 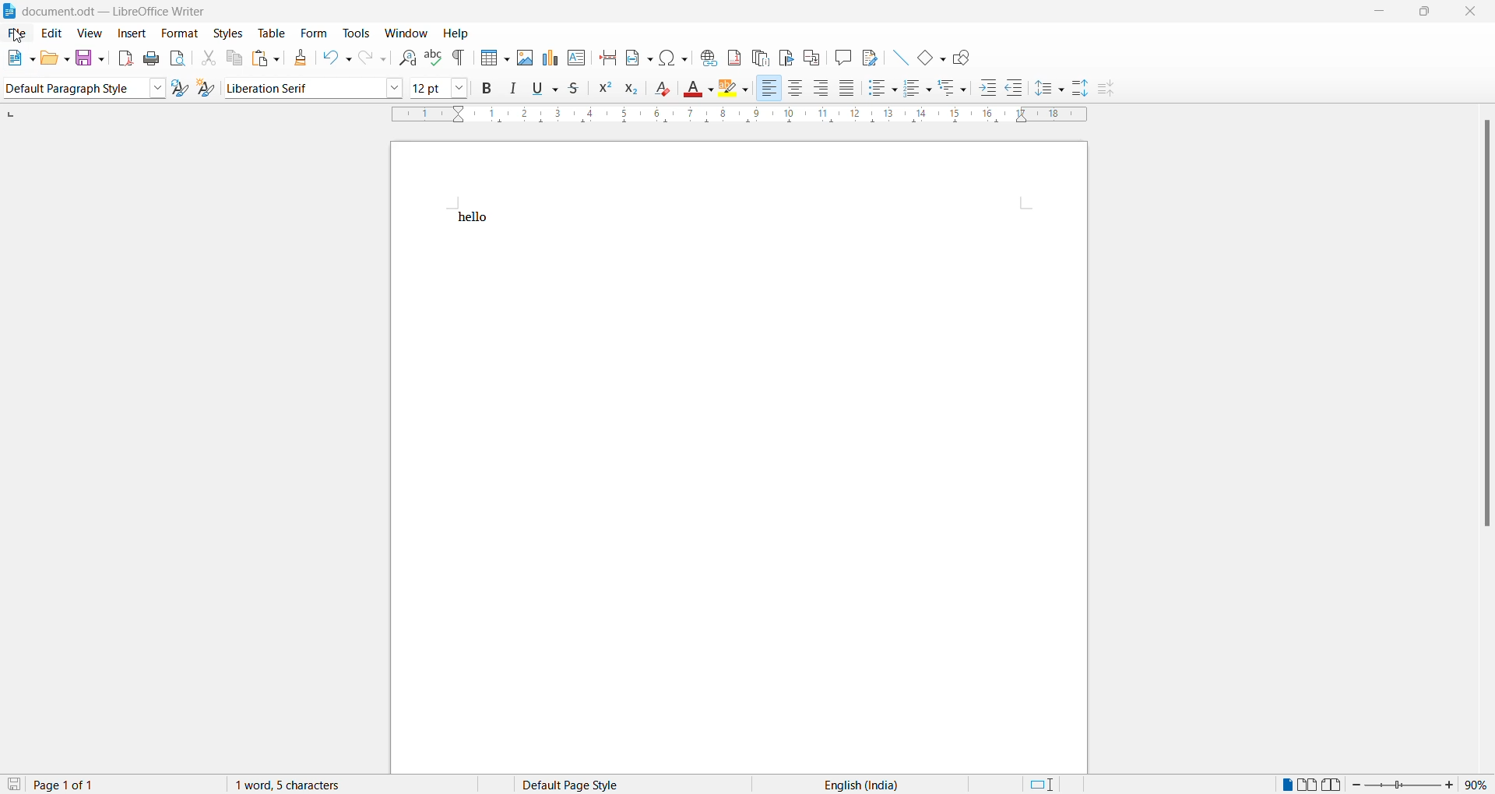 What do you see at coordinates (17, 33) in the screenshot?
I see `File` at bounding box center [17, 33].